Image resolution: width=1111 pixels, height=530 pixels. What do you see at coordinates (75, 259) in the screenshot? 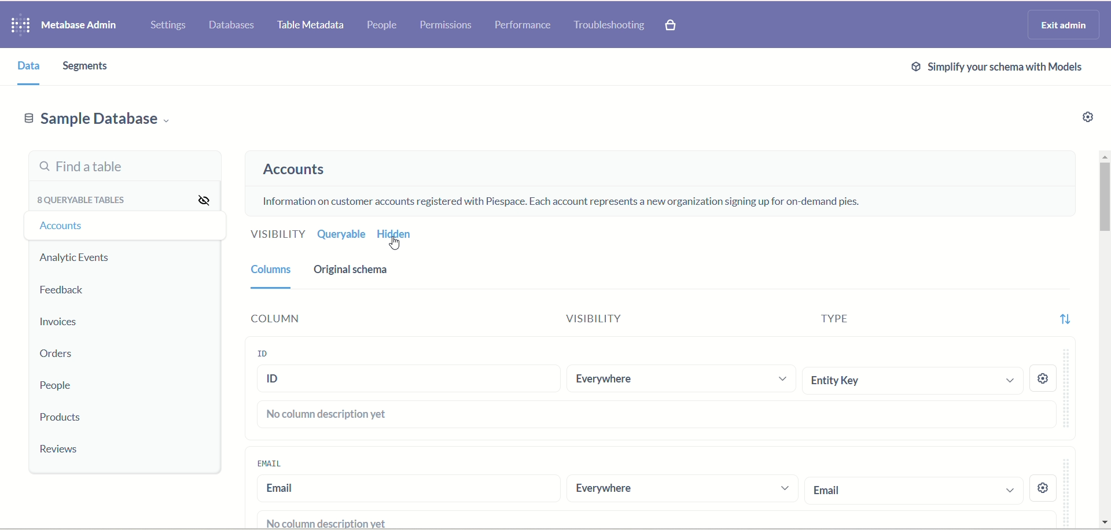
I see `analytic events` at bounding box center [75, 259].